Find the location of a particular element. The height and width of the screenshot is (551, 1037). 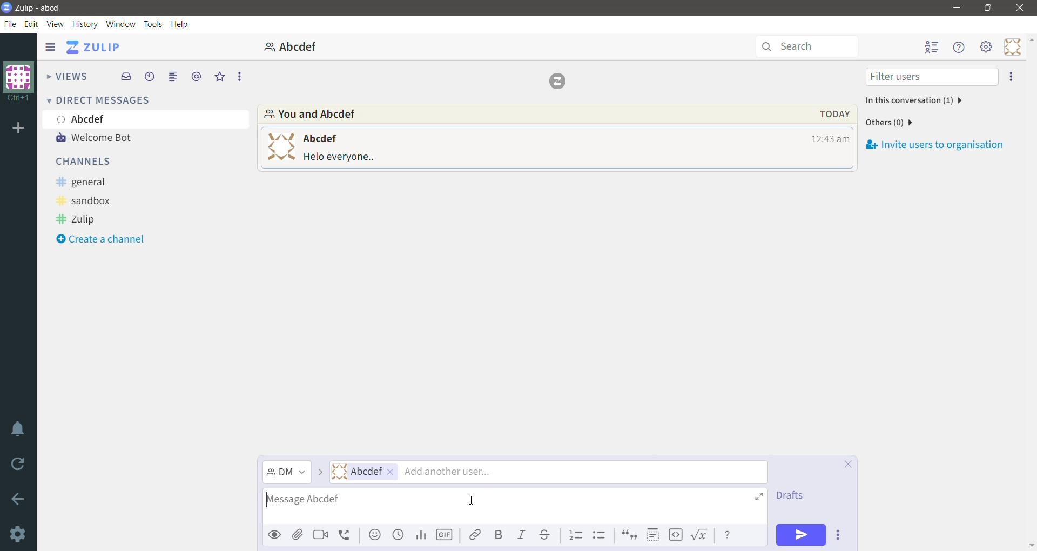

Help is located at coordinates (182, 24).